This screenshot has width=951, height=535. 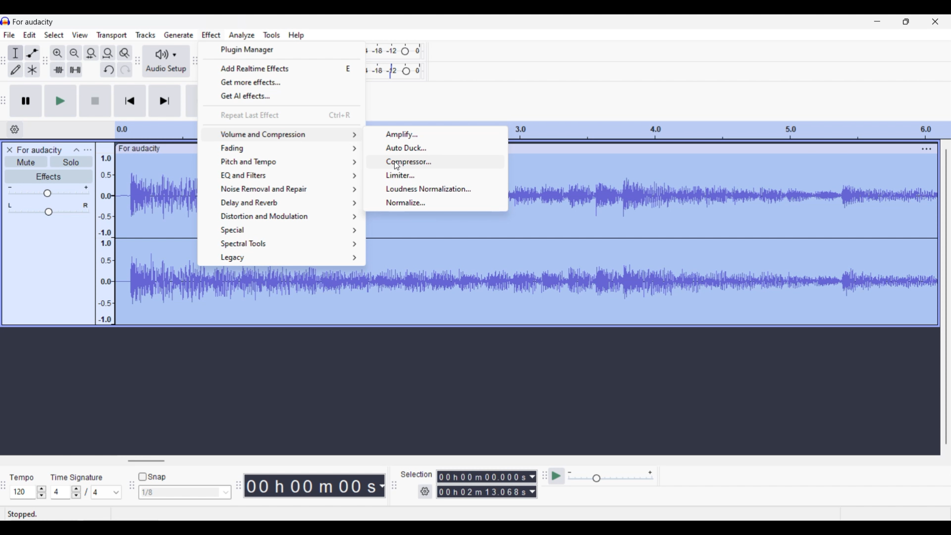 I want to click on Zoom in, so click(x=58, y=53).